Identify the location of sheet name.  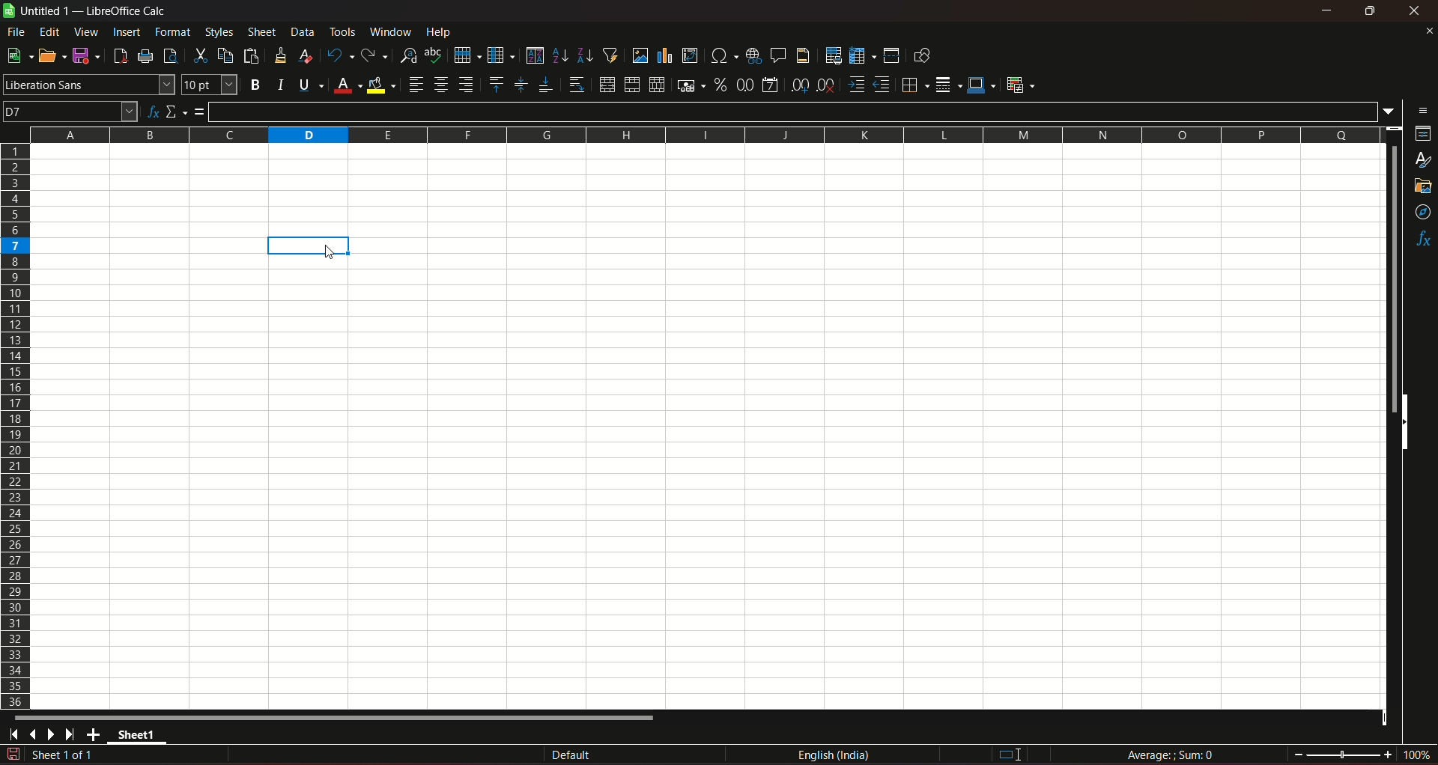
(141, 737).